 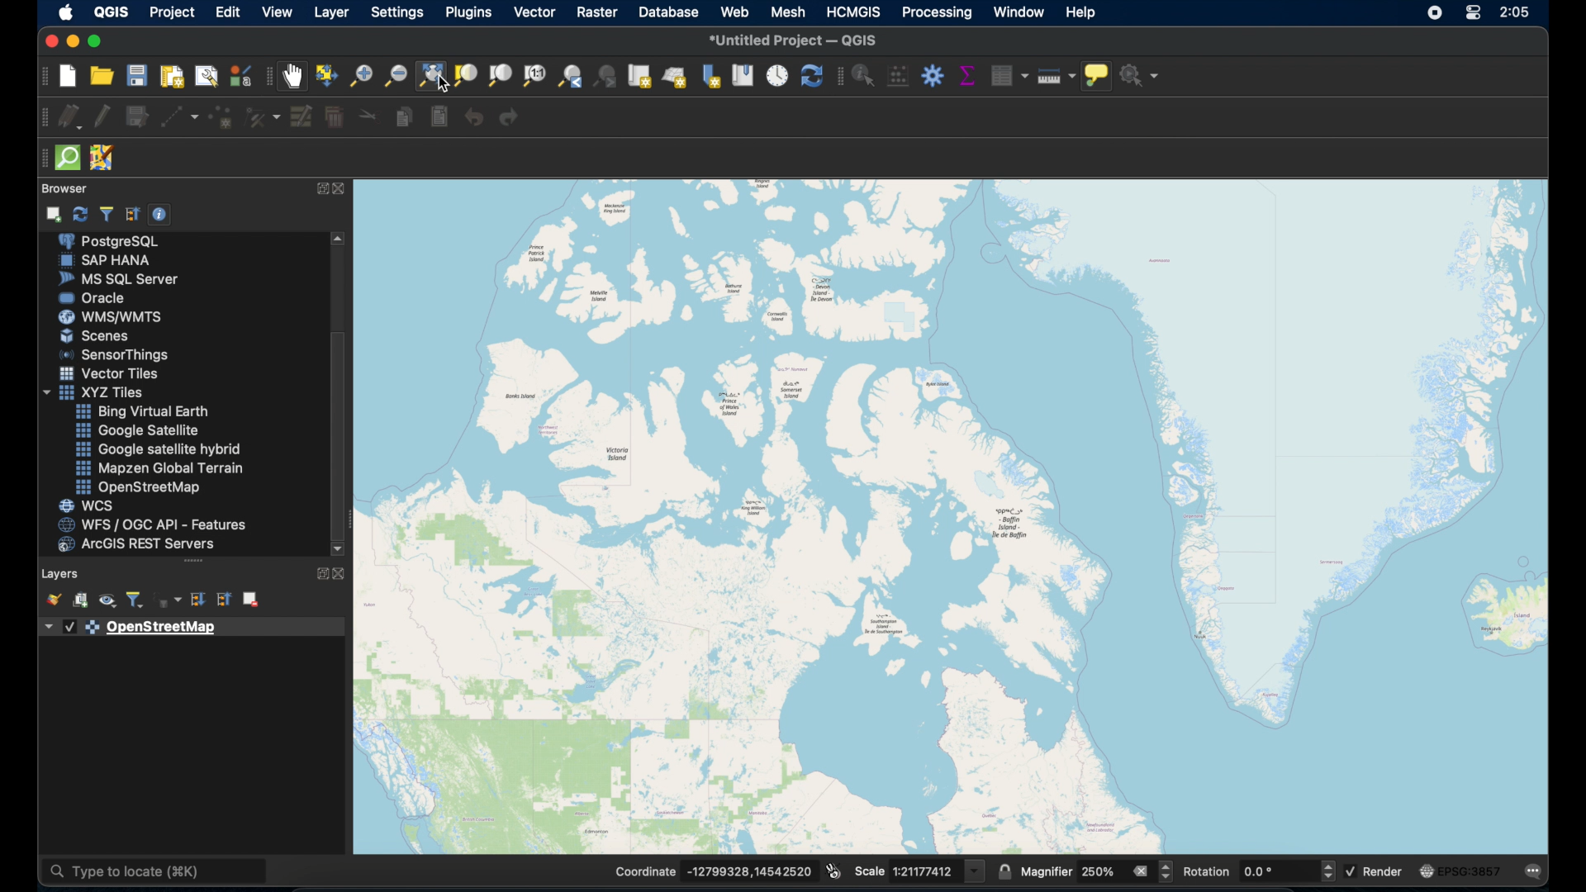 What do you see at coordinates (40, 114) in the screenshot?
I see `digitizing toolbar` at bounding box center [40, 114].